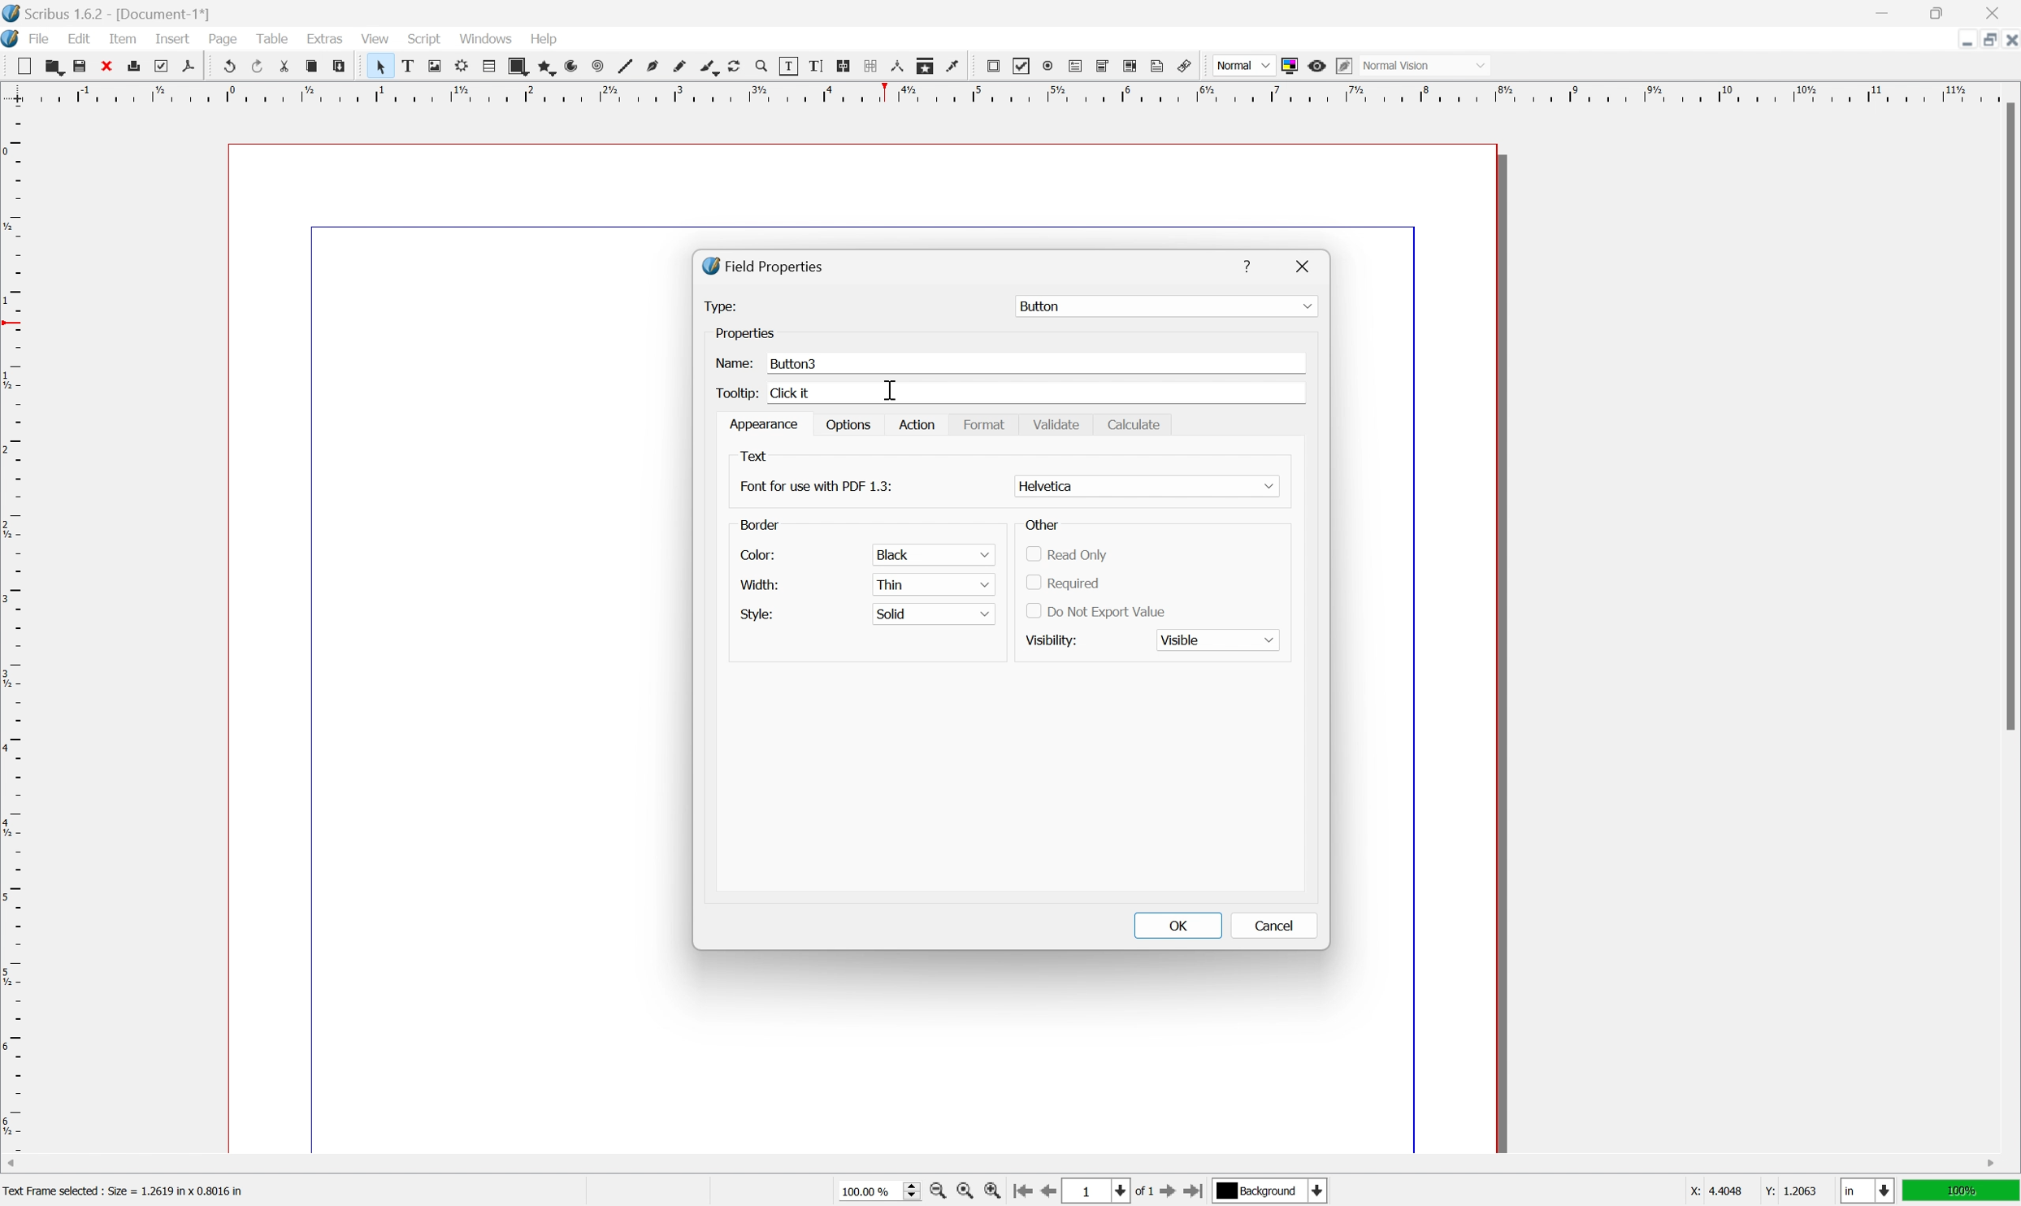  I want to click on file, so click(44, 39).